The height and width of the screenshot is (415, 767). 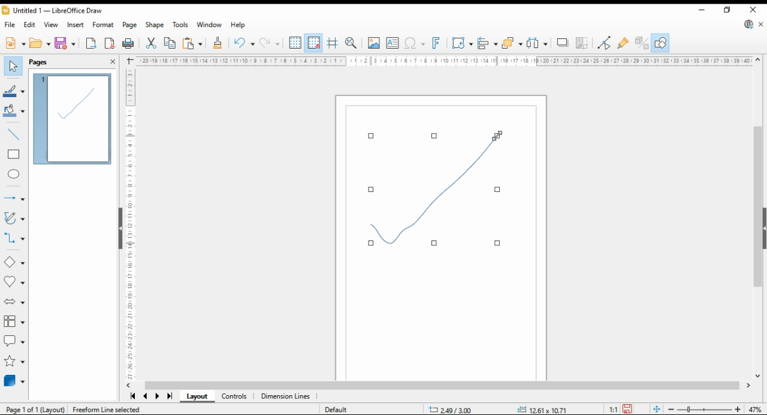 What do you see at coordinates (497, 137) in the screenshot?
I see `mouse pointer` at bounding box center [497, 137].